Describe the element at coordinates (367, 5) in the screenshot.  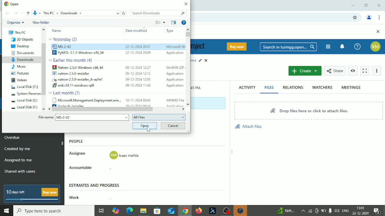
I see `Restore down` at that location.